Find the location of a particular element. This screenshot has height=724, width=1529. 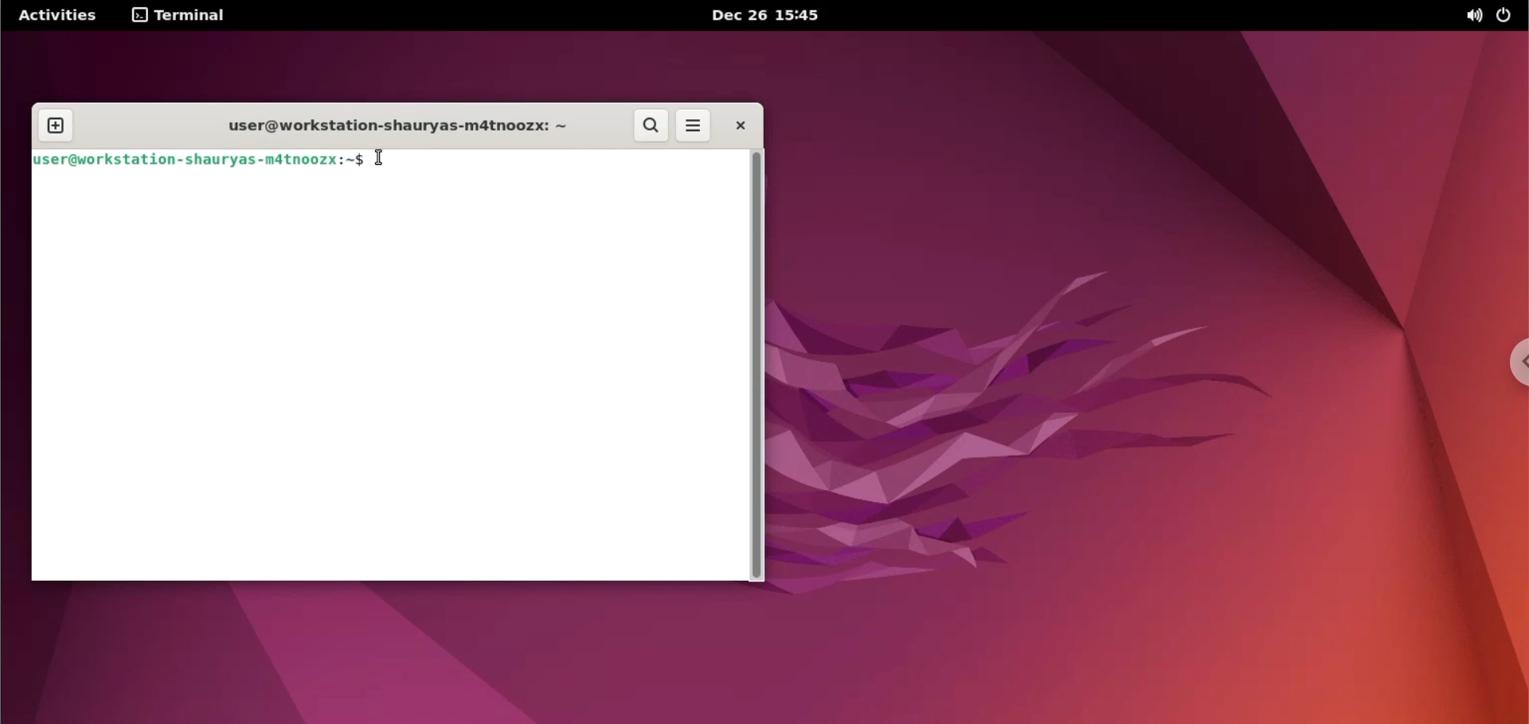

terminal is located at coordinates (180, 17).